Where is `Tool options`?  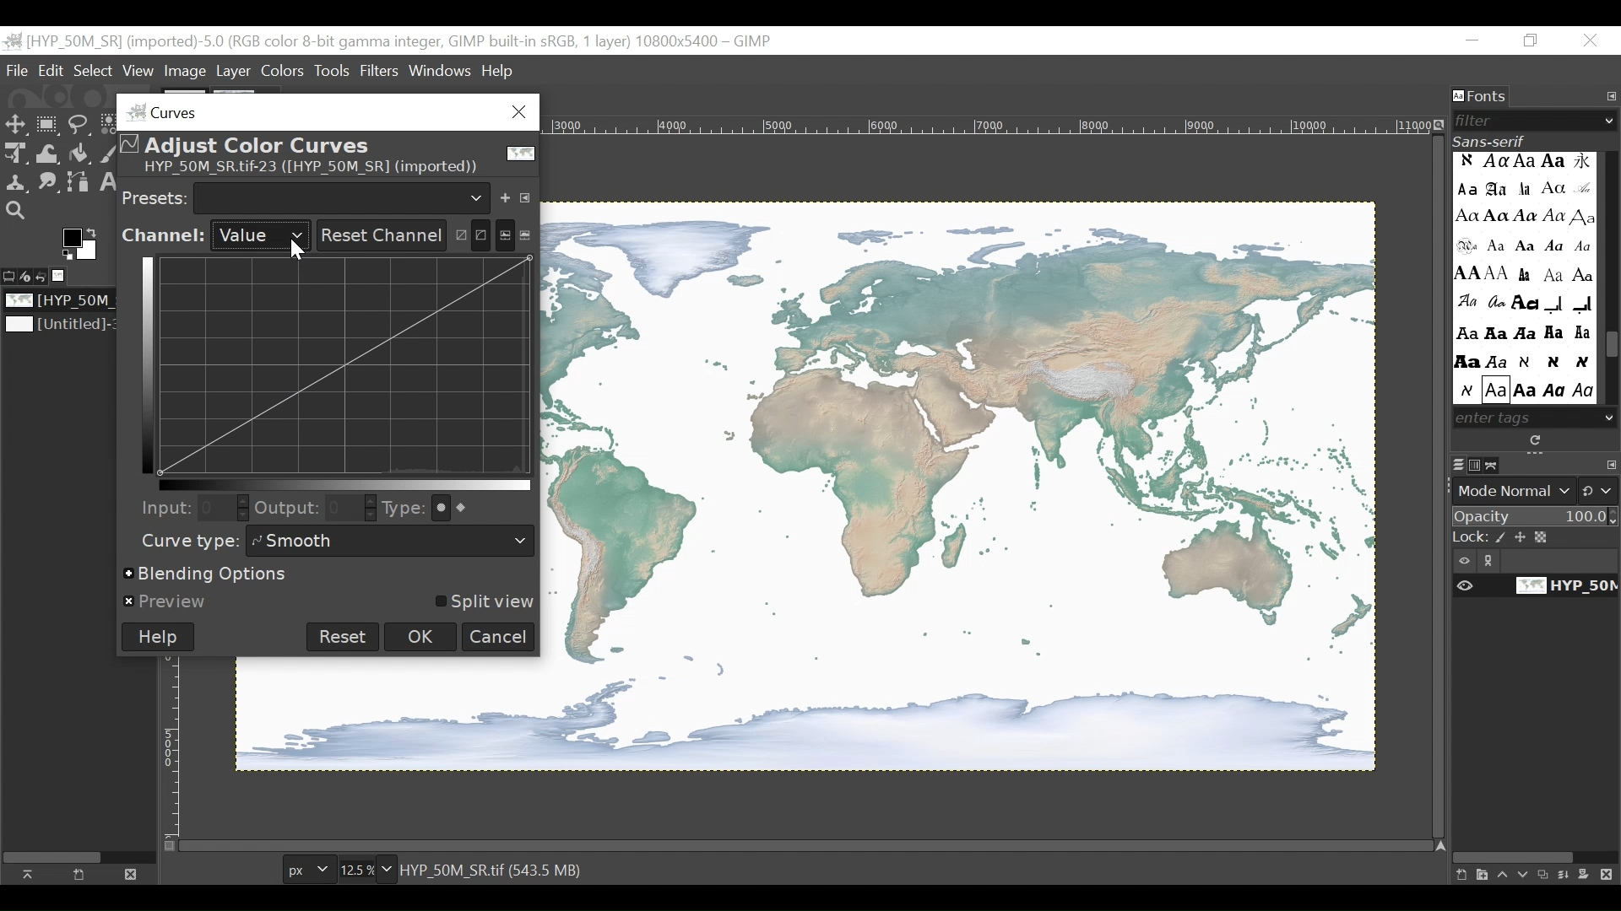
Tool options is located at coordinates (10, 274).